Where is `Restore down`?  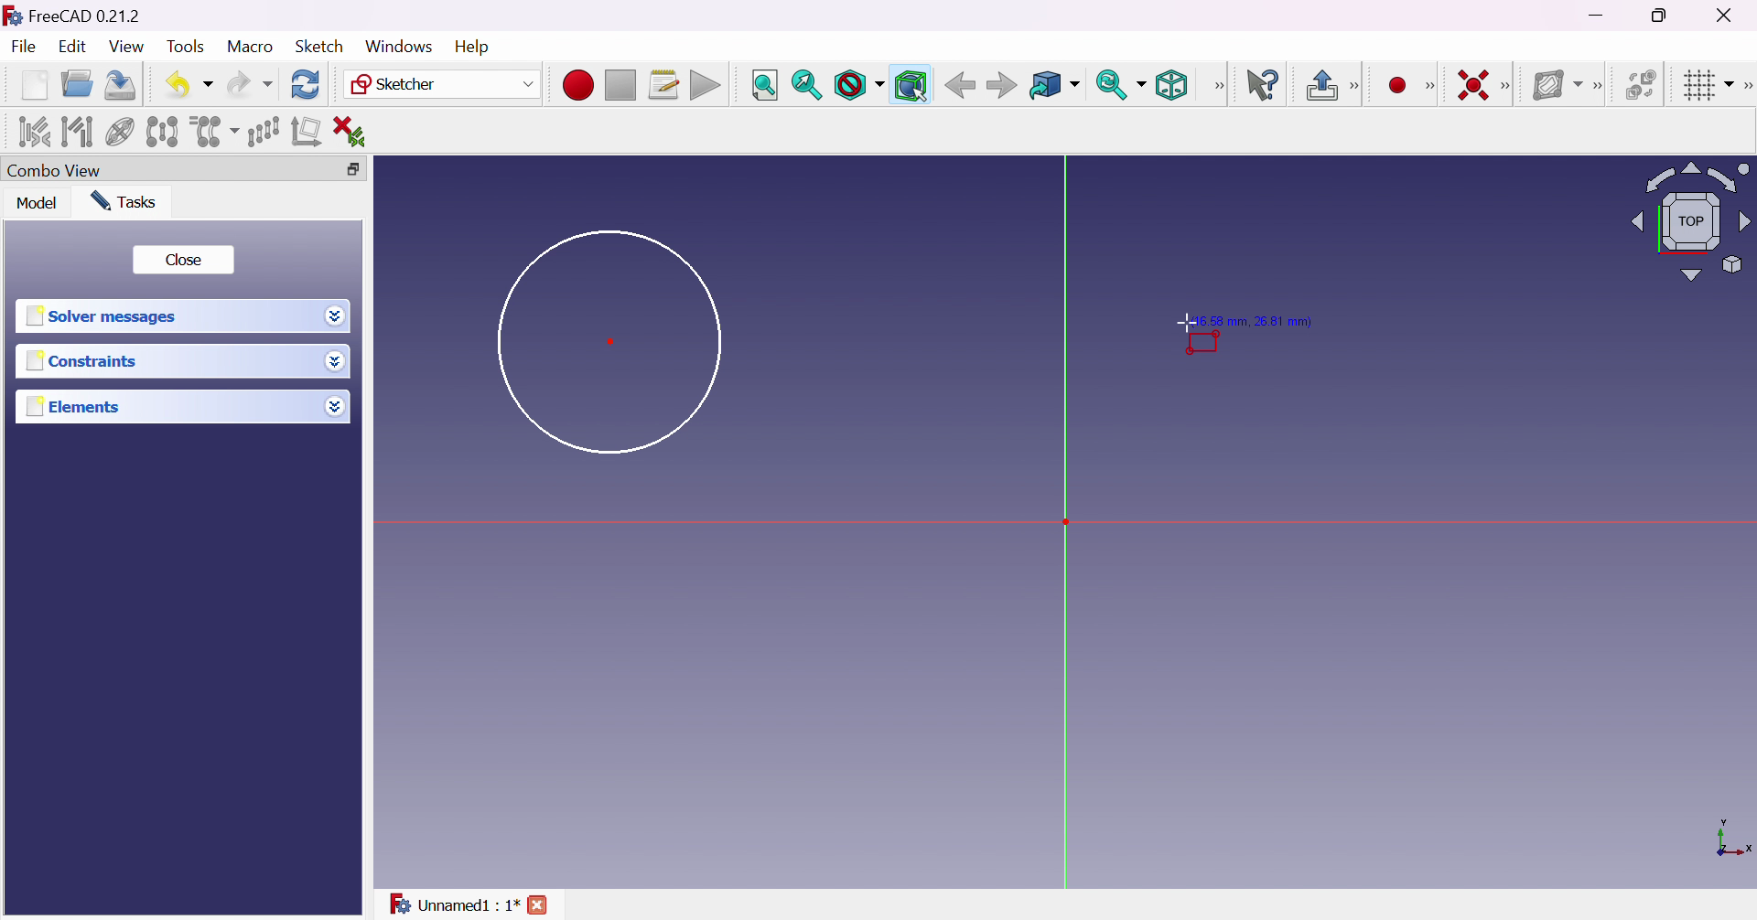
Restore down is located at coordinates (348, 170).